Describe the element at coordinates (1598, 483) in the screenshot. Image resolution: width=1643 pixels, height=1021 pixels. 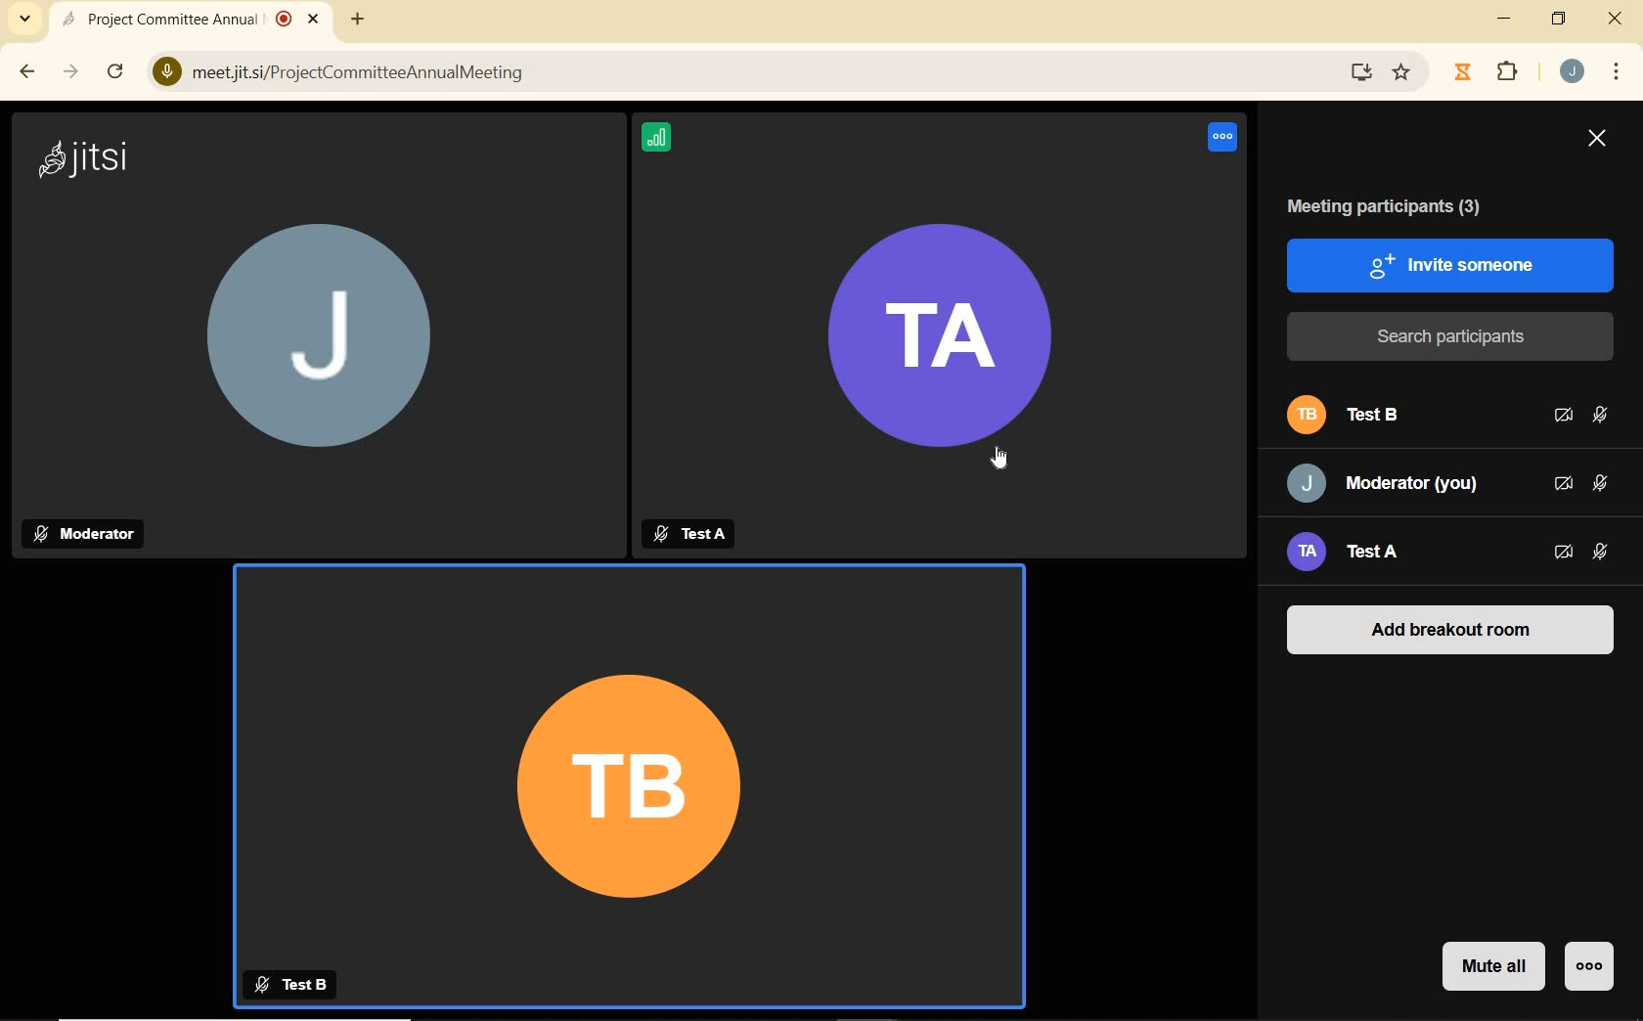
I see `MICROPHONE` at that location.